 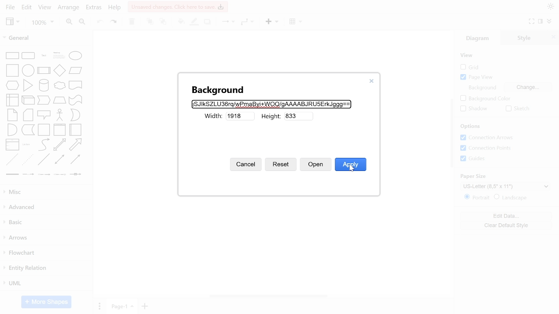 I want to click on general shapes, so click(x=59, y=145).